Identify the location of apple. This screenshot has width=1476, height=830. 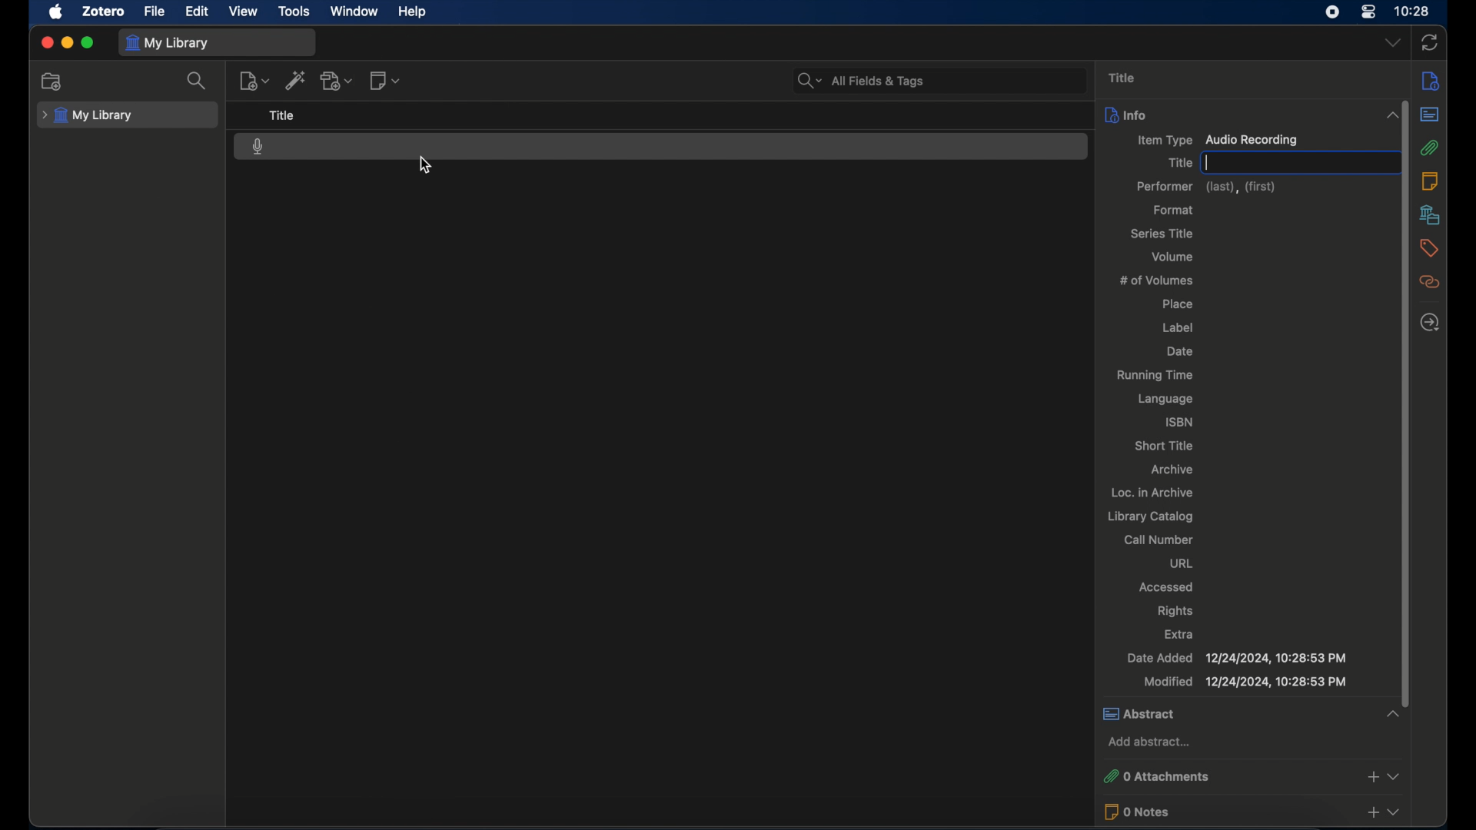
(56, 12).